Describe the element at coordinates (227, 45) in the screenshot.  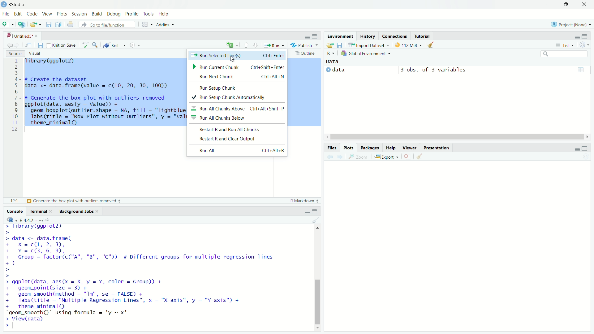
I see `add` at that location.